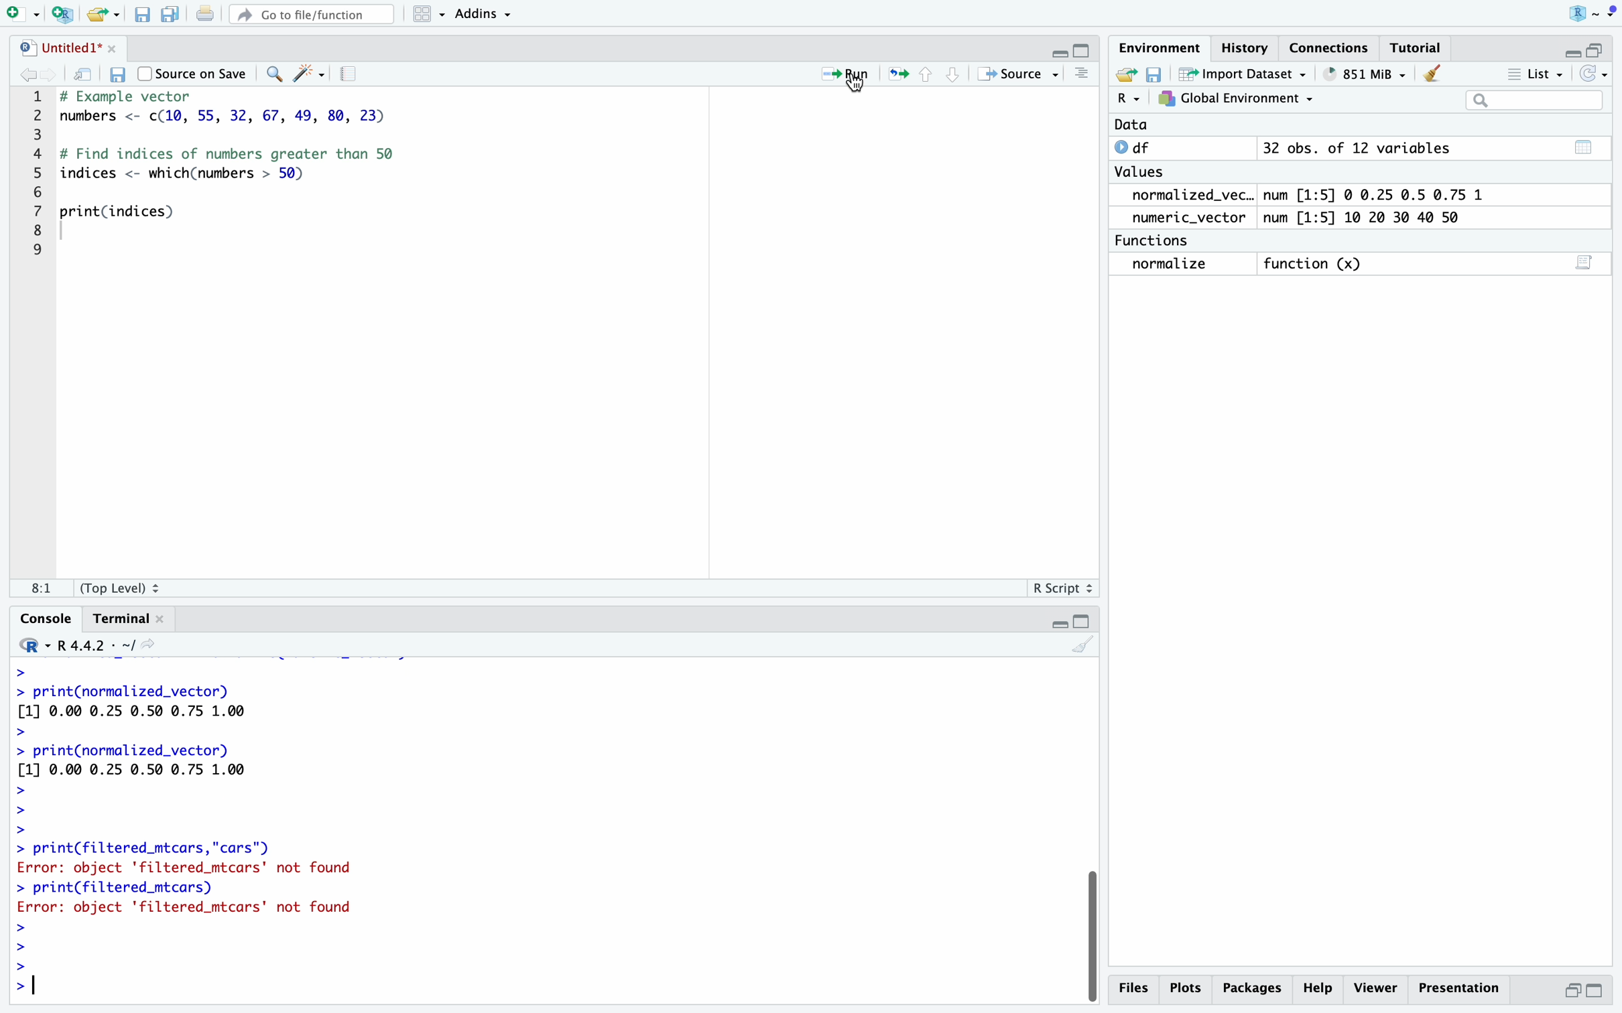 Image resolution: width=1622 pixels, height=1013 pixels. I want to click on CLEAN UP, so click(1081, 645).